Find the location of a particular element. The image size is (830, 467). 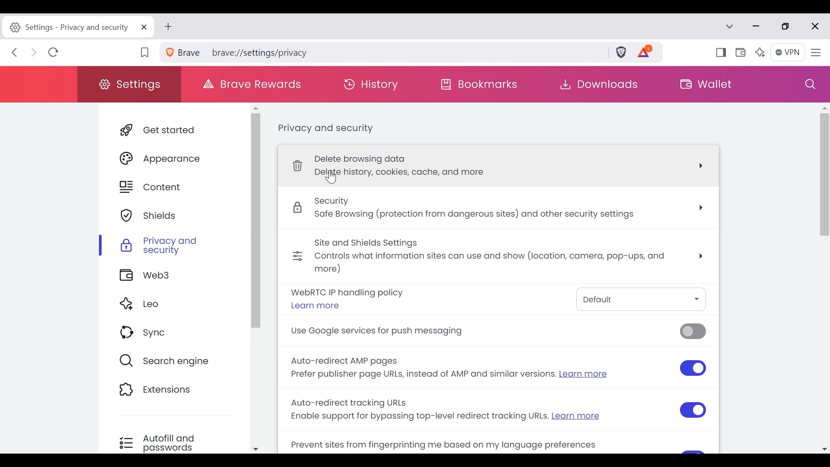

Show/Hide Sidebar is located at coordinates (720, 54).